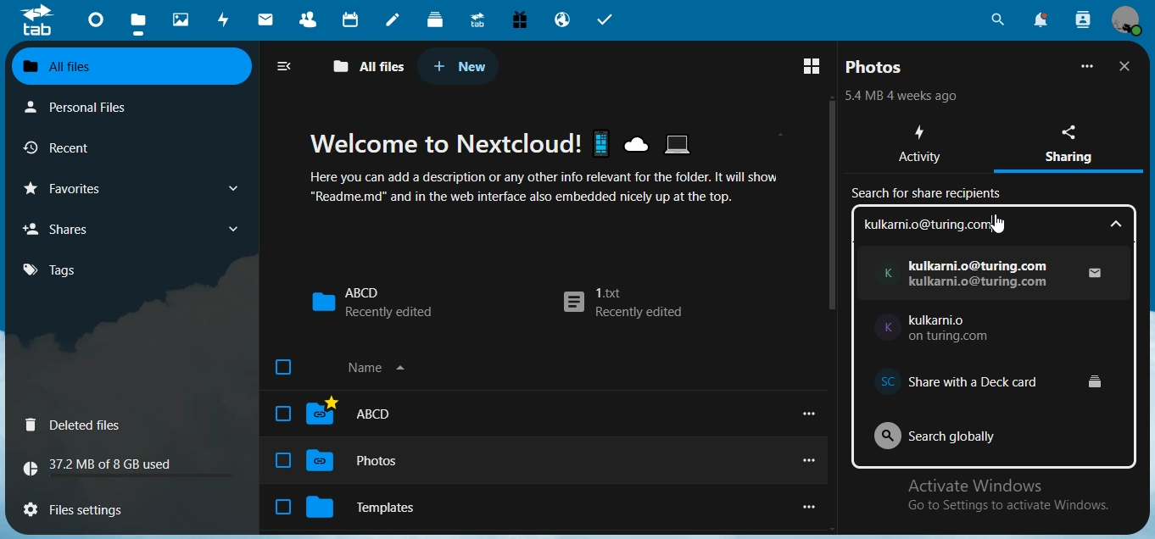 The width and height of the screenshot is (1155, 539). Describe the element at coordinates (59, 269) in the screenshot. I see `tags` at that location.